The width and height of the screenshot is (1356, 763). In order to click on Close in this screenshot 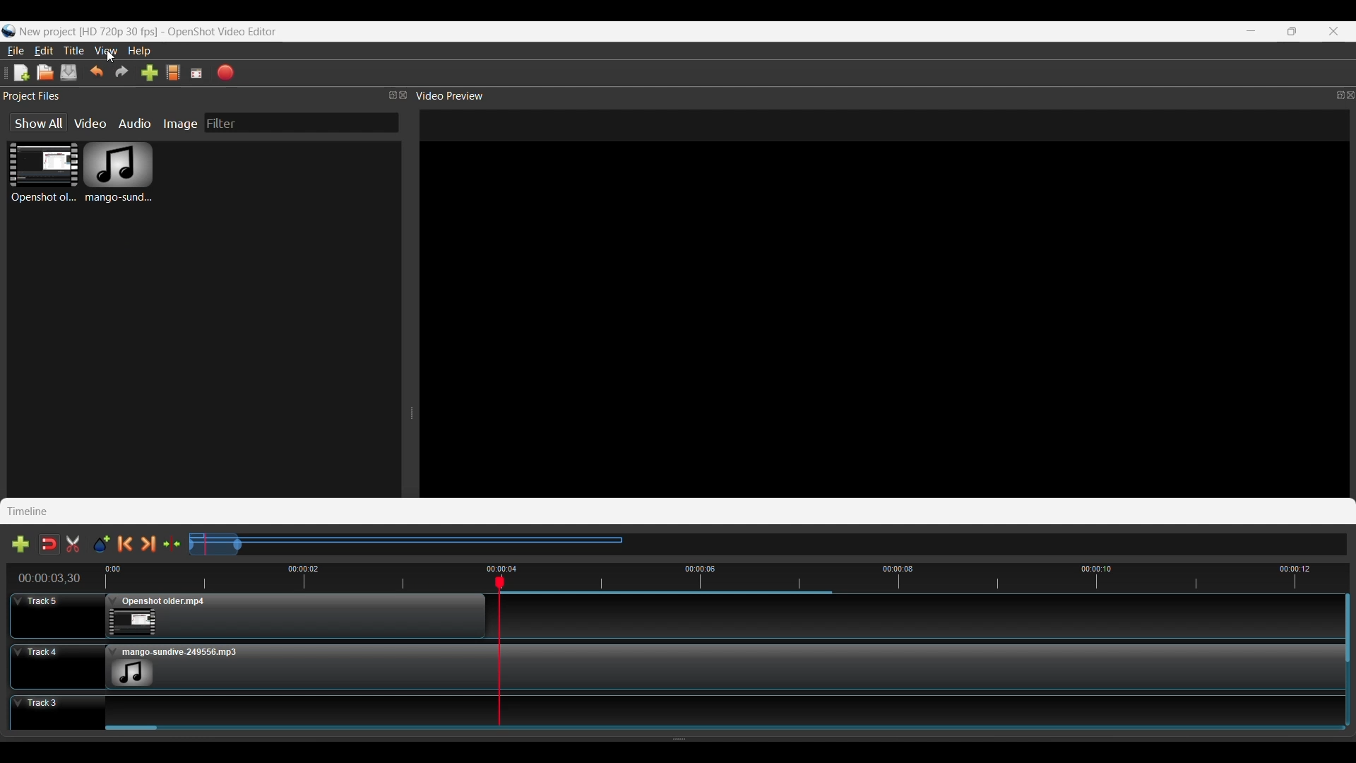, I will do `click(1334, 31)`.